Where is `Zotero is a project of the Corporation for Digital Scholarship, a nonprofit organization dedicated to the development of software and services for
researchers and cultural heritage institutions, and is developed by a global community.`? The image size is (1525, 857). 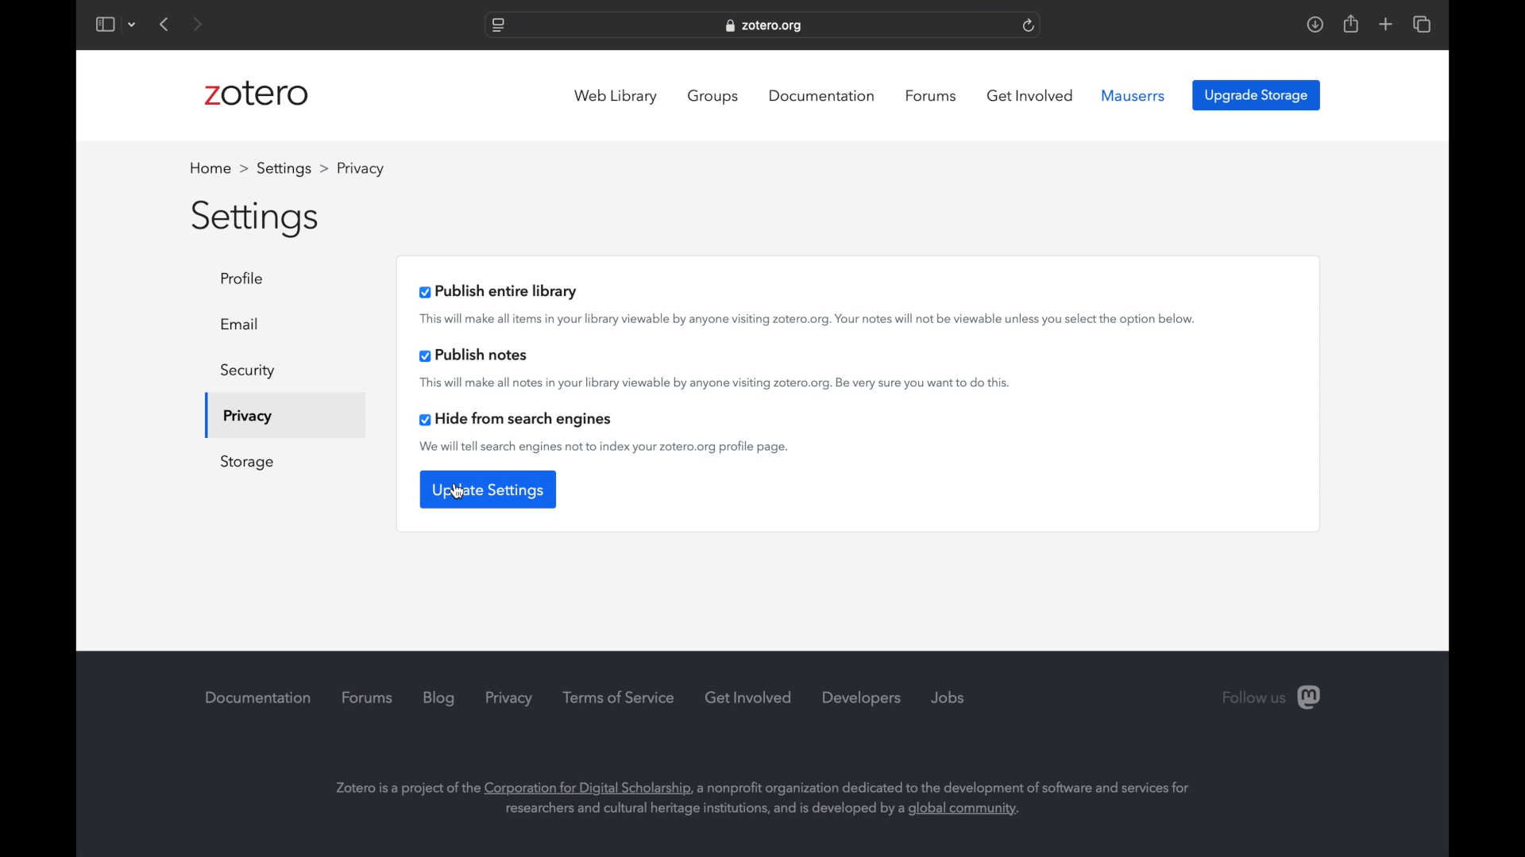 Zotero is a project of the Corporation for Digital Scholarship, a nonprofit organization dedicated to the development of software and services for
researchers and cultural heritage institutions, and is developed by a global community. is located at coordinates (781, 801).